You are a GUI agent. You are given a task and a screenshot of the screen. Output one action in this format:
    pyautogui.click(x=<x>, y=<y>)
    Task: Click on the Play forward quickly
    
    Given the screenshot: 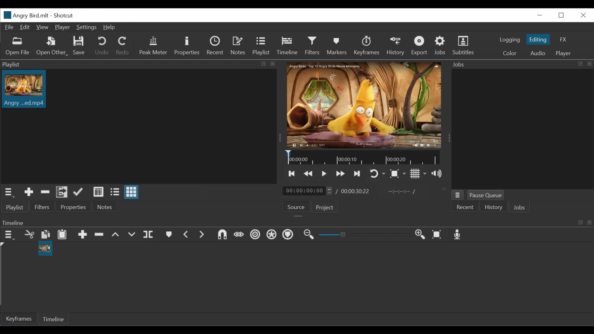 What is the action you would take?
    pyautogui.click(x=340, y=173)
    